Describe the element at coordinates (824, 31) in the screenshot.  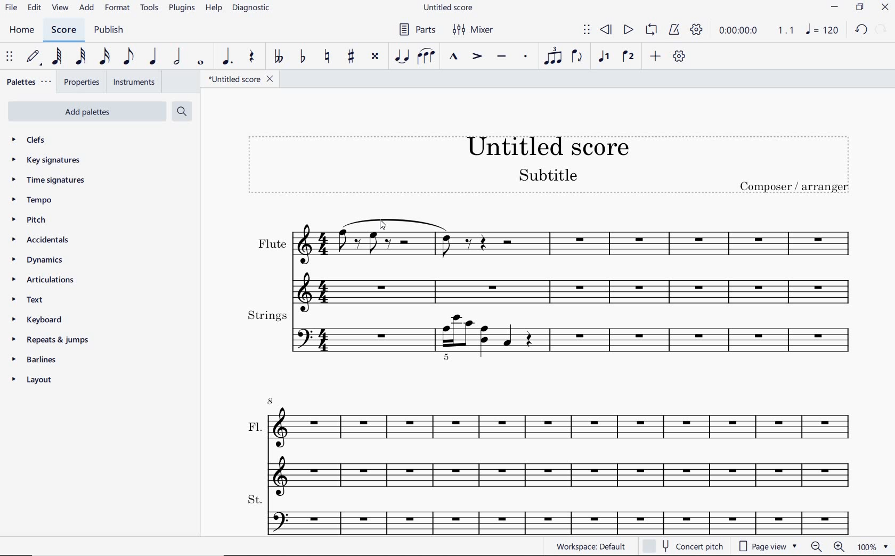
I see `NOTE` at that location.